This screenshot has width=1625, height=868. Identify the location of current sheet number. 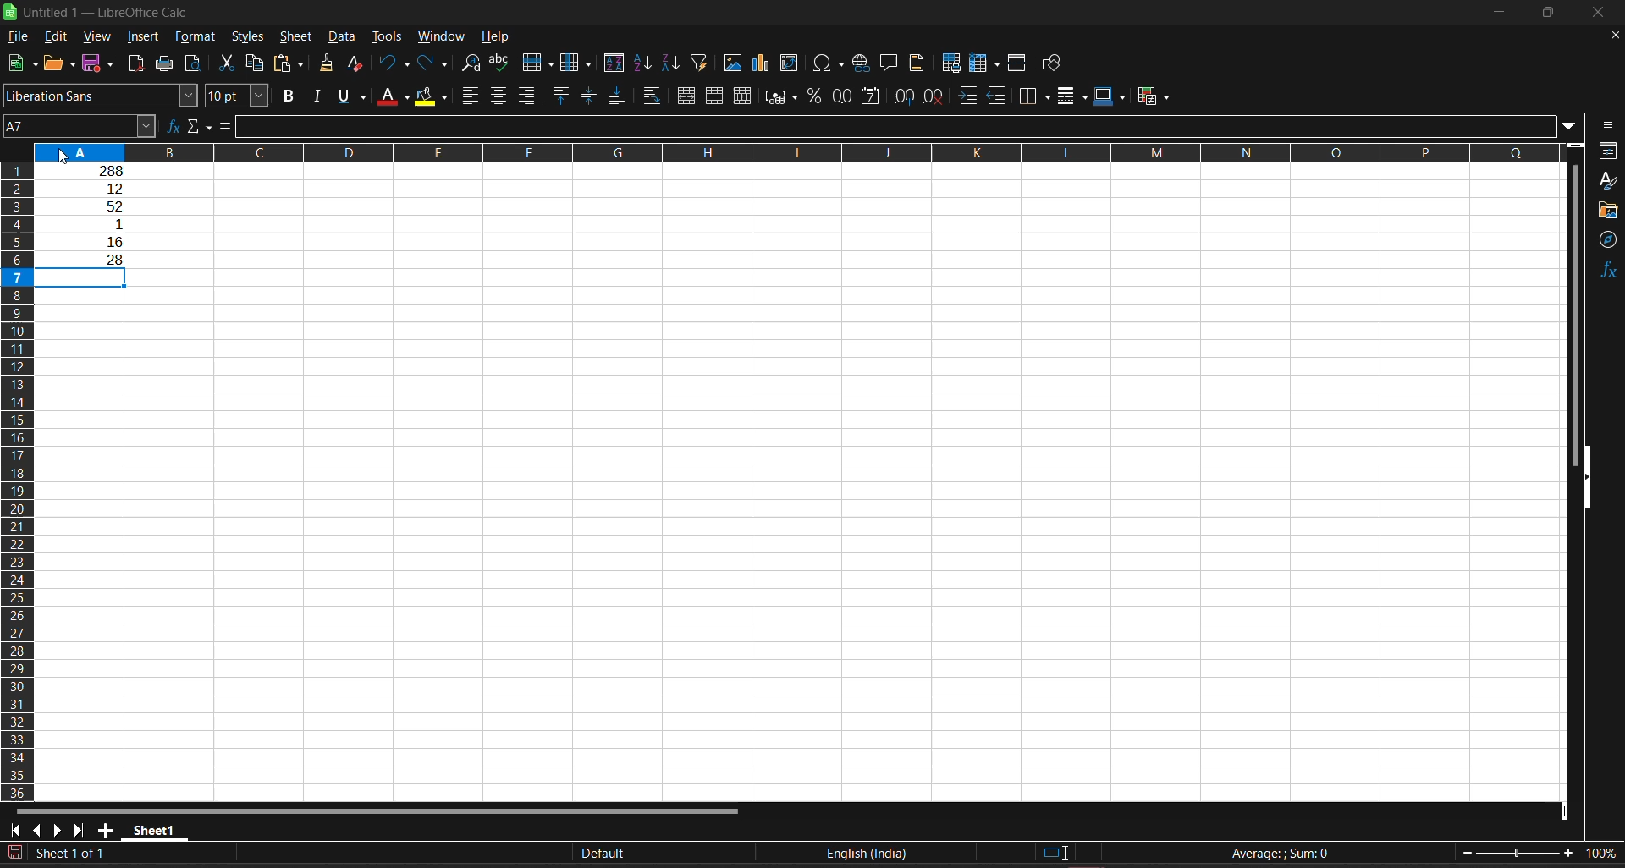
(74, 854).